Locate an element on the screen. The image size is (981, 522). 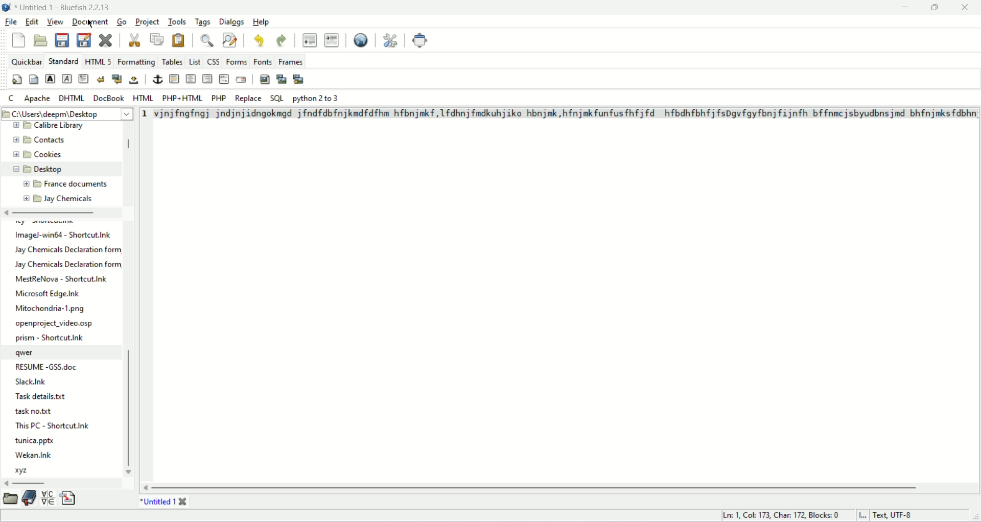
insert image is located at coordinates (265, 79).